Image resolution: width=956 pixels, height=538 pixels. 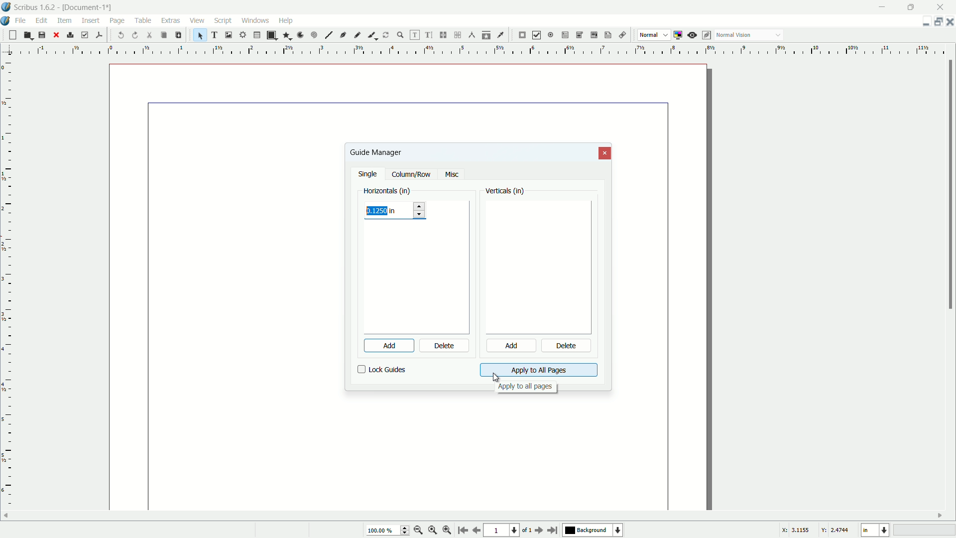 What do you see at coordinates (301, 35) in the screenshot?
I see `arc` at bounding box center [301, 35].